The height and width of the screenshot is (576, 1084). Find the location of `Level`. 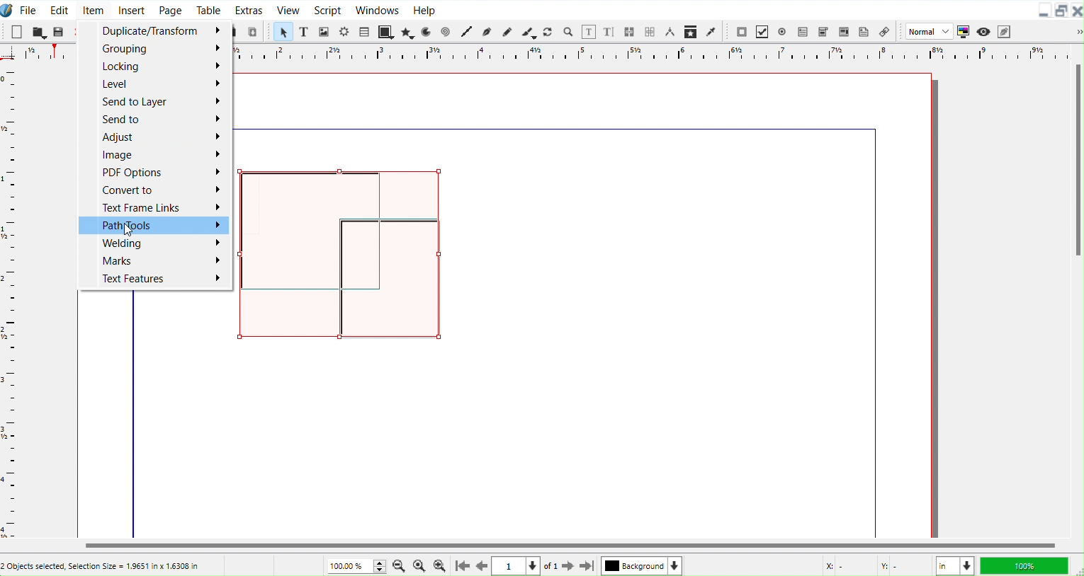

Level is located at coordinates (154, 83).